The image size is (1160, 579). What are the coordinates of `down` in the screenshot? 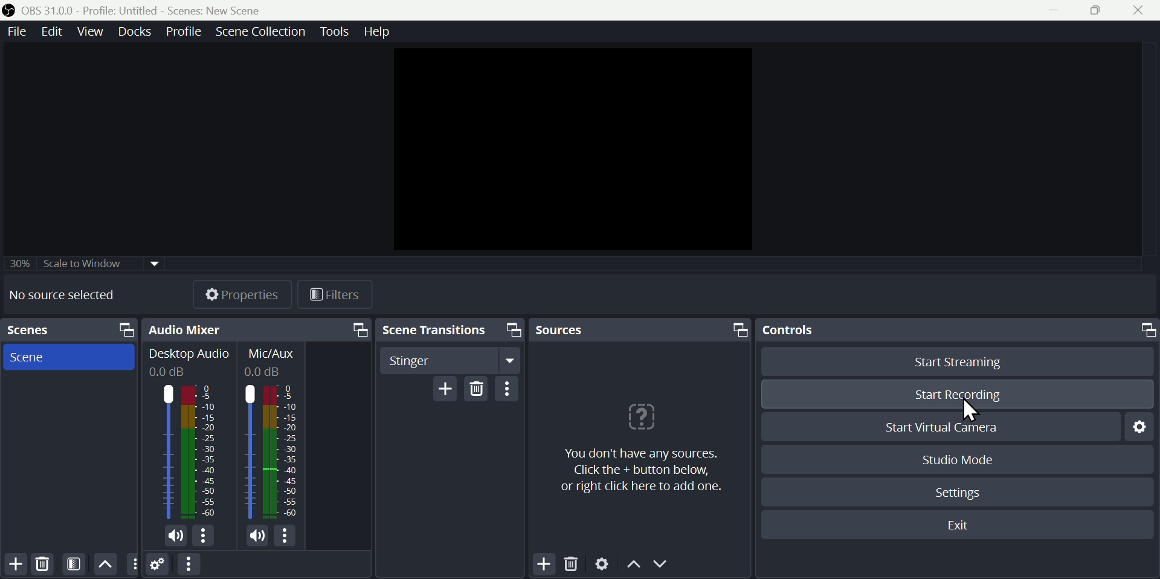 It's located at (662, 564).